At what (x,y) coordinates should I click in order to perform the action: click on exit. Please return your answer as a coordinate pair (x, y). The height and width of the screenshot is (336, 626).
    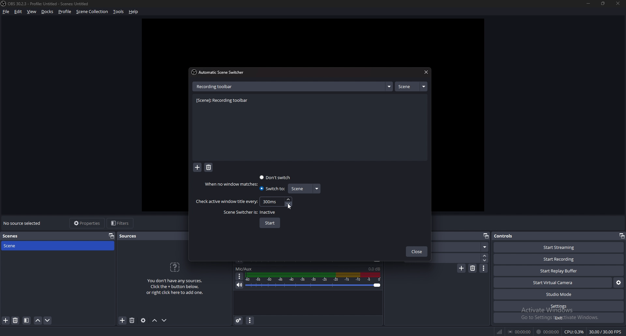
    Looking at the image, I should click on (559, 318).